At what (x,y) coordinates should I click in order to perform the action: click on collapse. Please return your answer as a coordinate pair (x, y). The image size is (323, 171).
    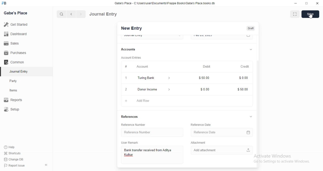
    Looking at the image, I should click on (251, 117).